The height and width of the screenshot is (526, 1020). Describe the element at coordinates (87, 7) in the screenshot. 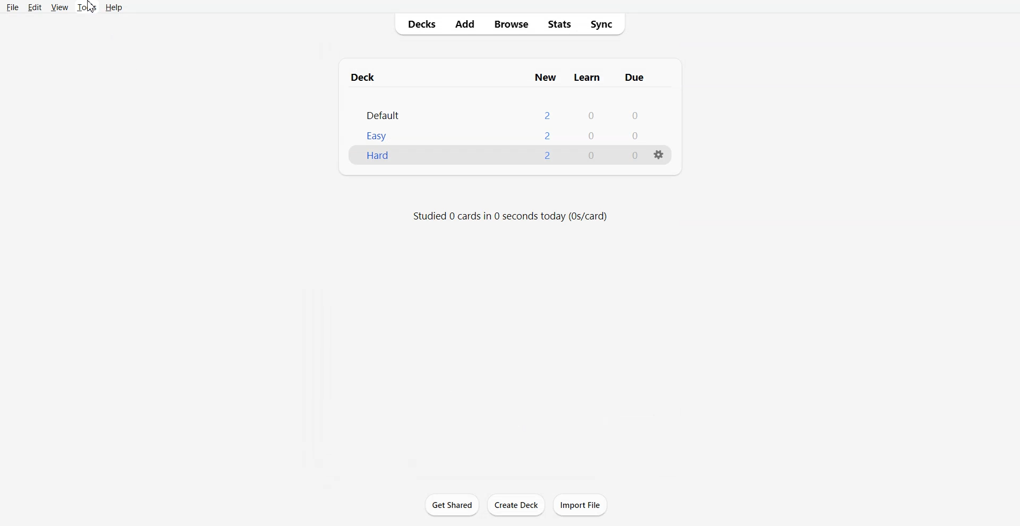

I see `Tools` at that location.